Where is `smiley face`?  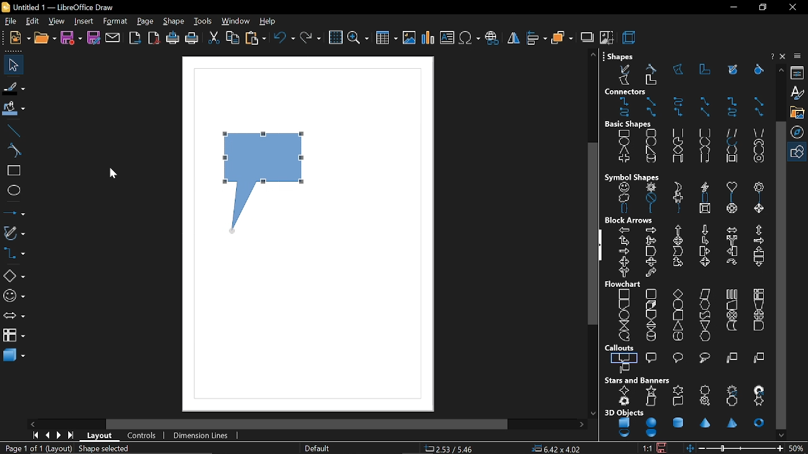
smiley face is located at coordinates (624, 188).